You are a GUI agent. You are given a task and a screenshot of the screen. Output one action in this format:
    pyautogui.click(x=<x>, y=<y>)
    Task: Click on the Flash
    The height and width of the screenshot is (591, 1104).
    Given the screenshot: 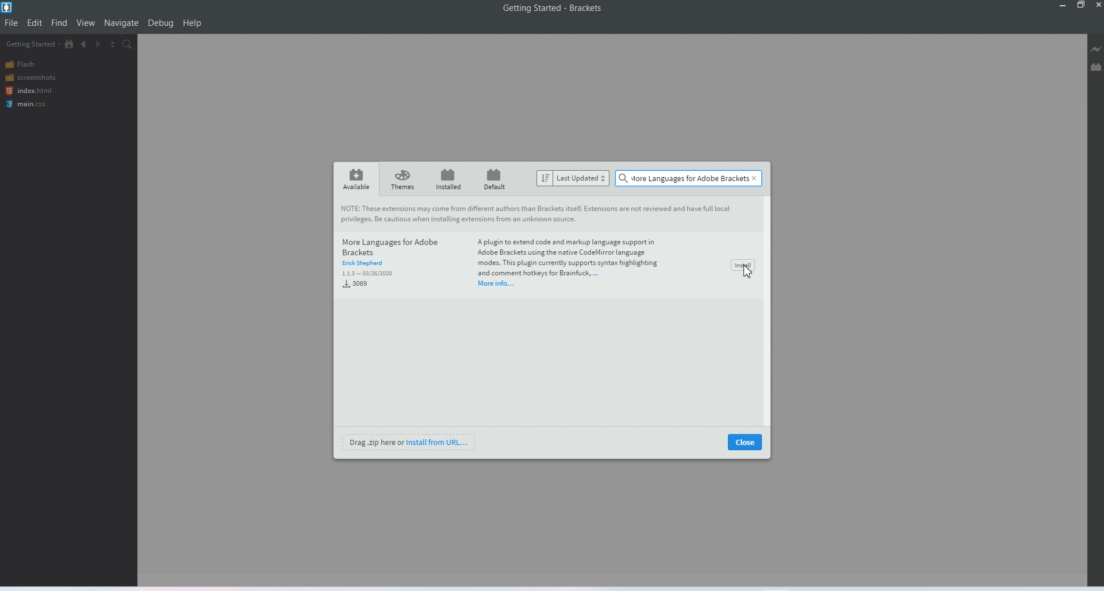 What is the action you would take?
    pyautogui.click(x=39, y=64)
    